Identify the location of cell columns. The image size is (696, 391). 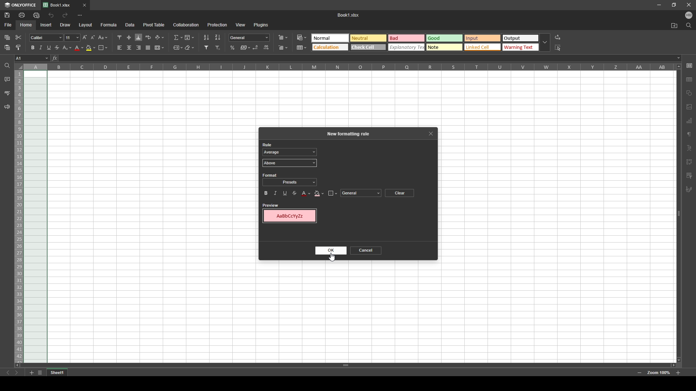
(348, 67).